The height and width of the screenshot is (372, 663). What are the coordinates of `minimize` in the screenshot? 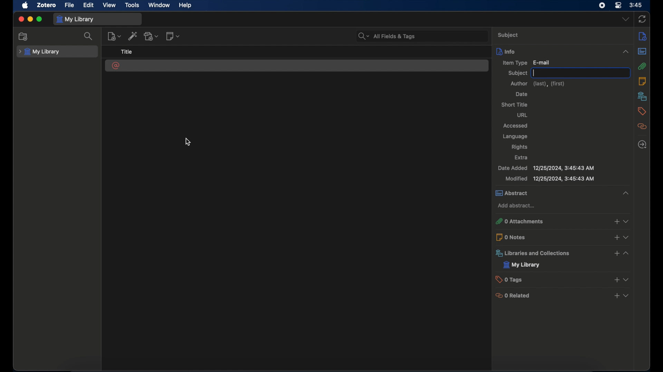 It's located at (30, 19).